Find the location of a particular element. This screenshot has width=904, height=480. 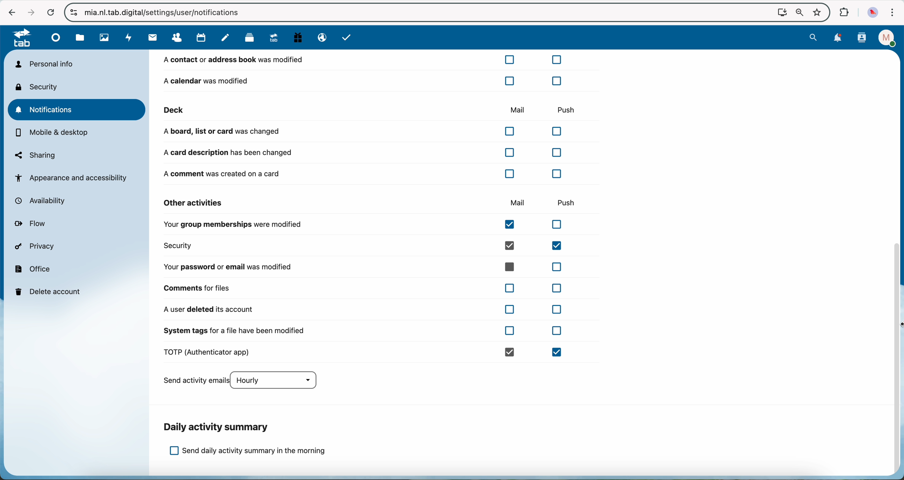

profile picture is located at coordinates (873, 12).